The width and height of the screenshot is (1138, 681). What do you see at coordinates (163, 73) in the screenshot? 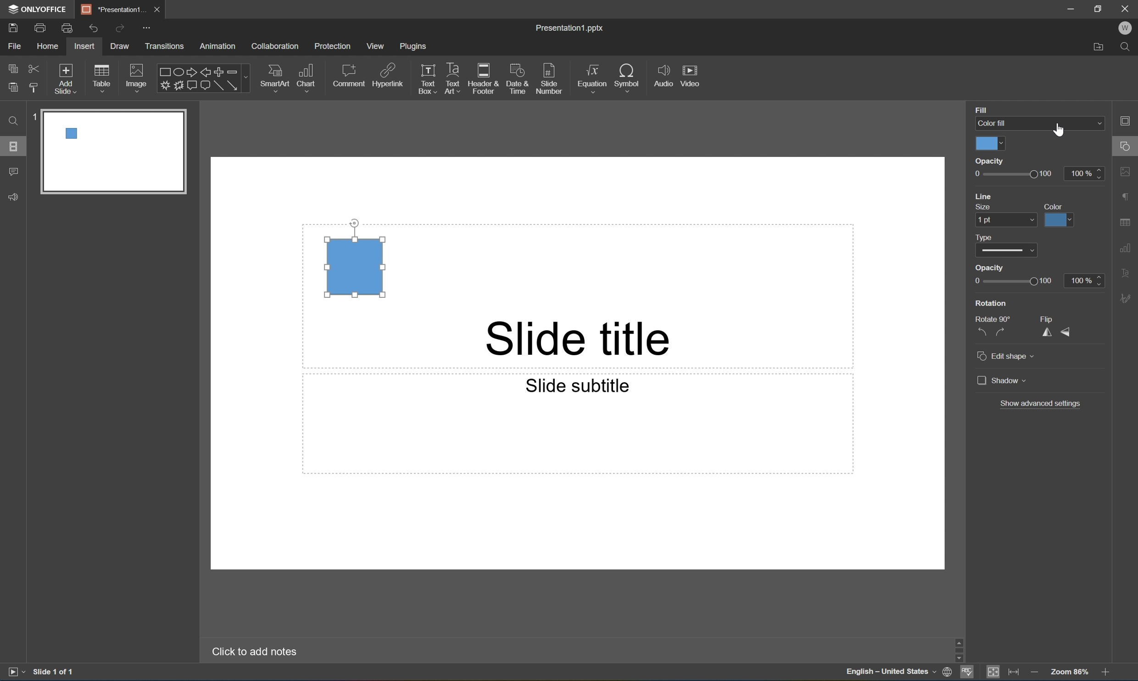
I see `Rectangle` at bounding box center [163, 73].